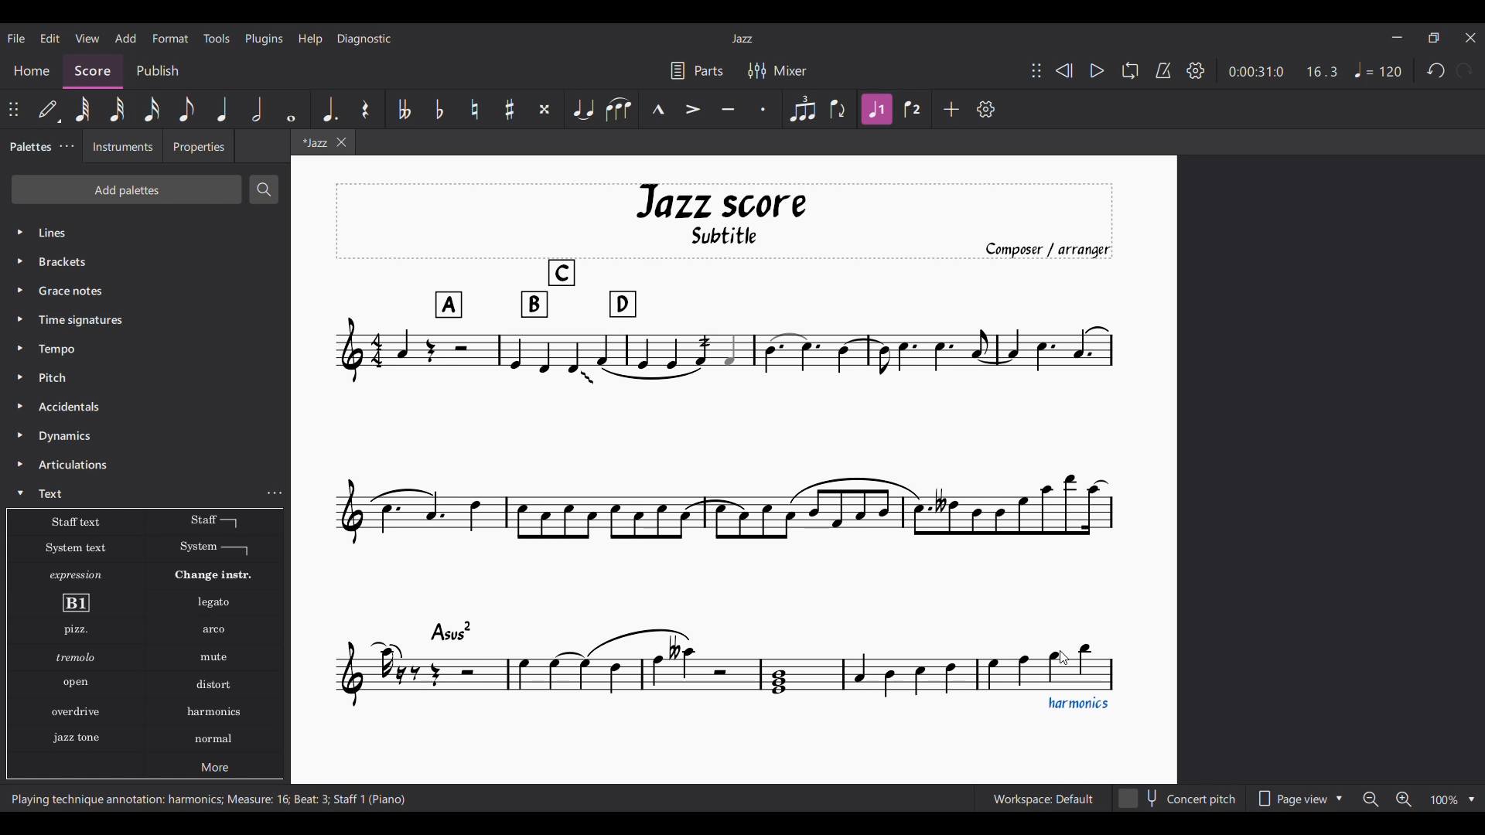 The width and height of the screenshot is (1485, 835). What do you see at coordinates (80, 735) in the screenshot?
I see `Jazz tone` at bounding box center [80, 735].